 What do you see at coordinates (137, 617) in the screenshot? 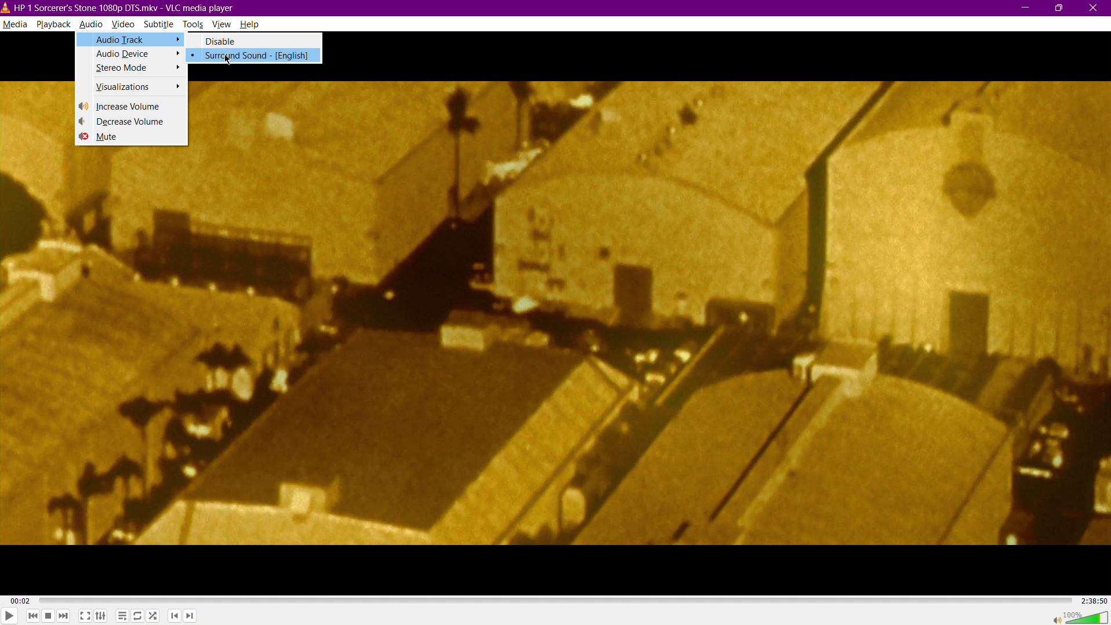
I see `Toggle Loop` at bounding box center [137, 617].